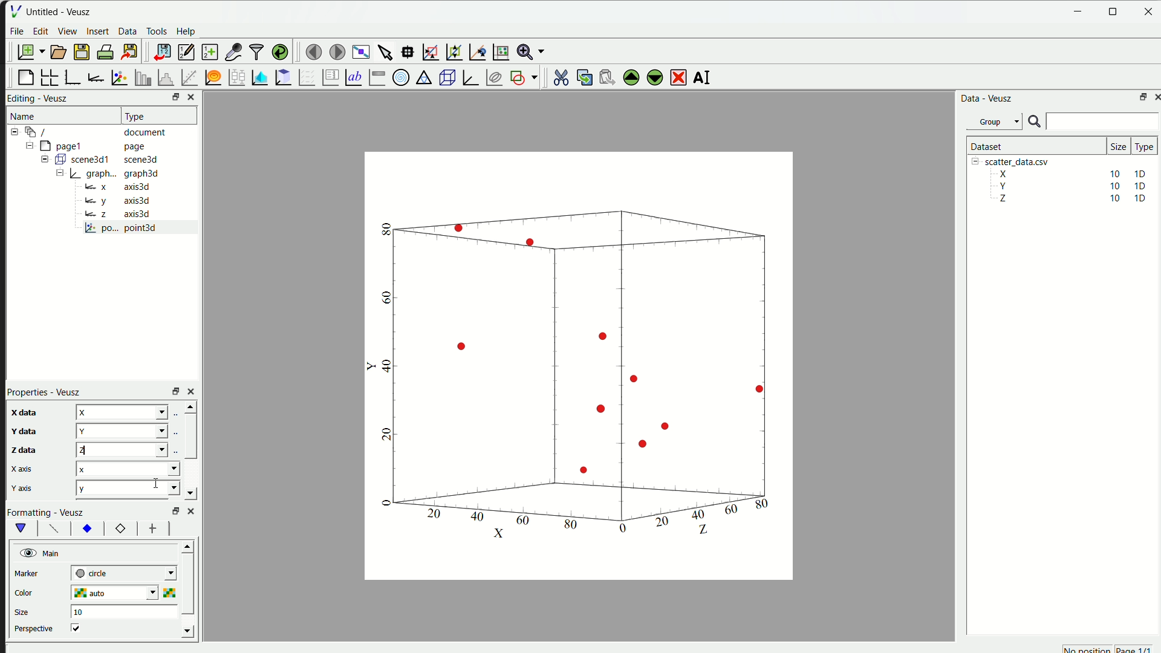 The width and height of the screenshot is (1161, 653). I want to click on maximize, so click(1140, 96).